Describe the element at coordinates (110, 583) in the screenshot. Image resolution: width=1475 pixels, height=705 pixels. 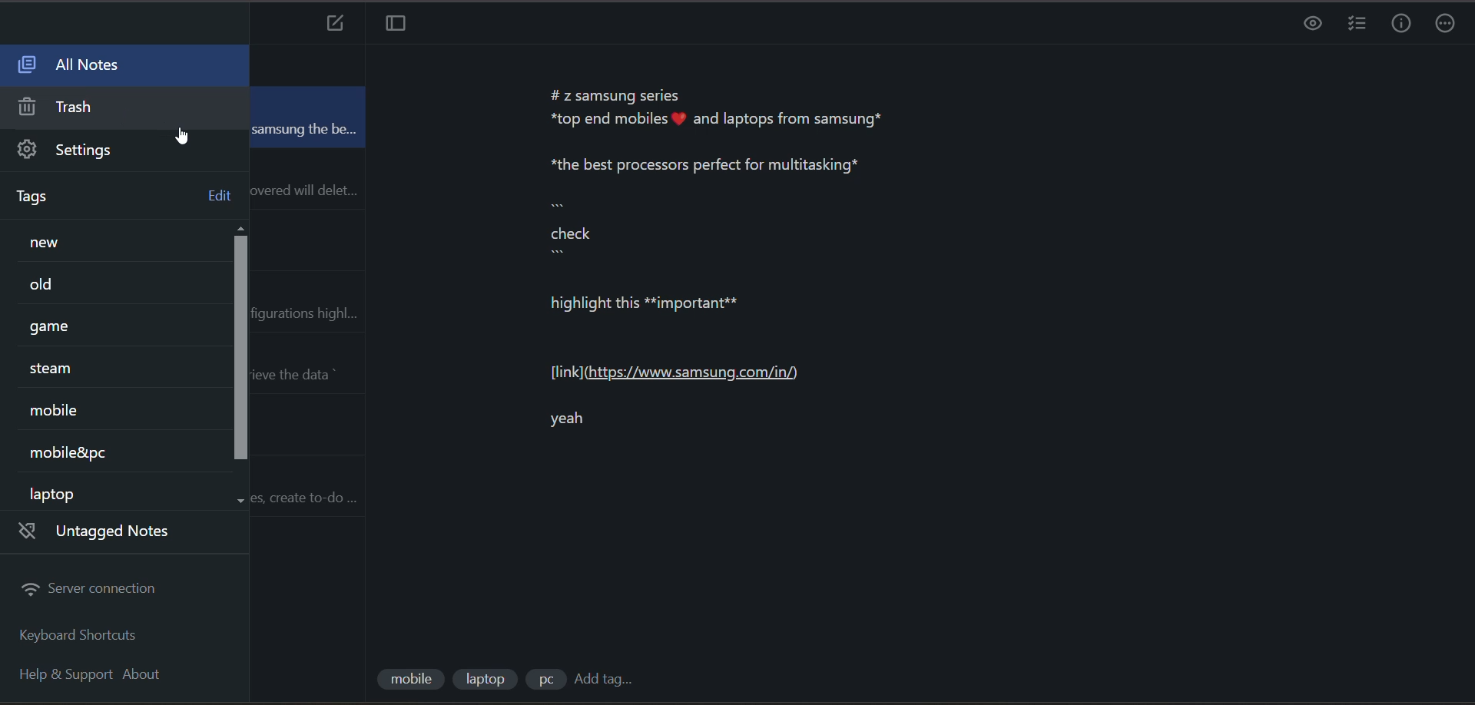
I see `server connection` at that location.